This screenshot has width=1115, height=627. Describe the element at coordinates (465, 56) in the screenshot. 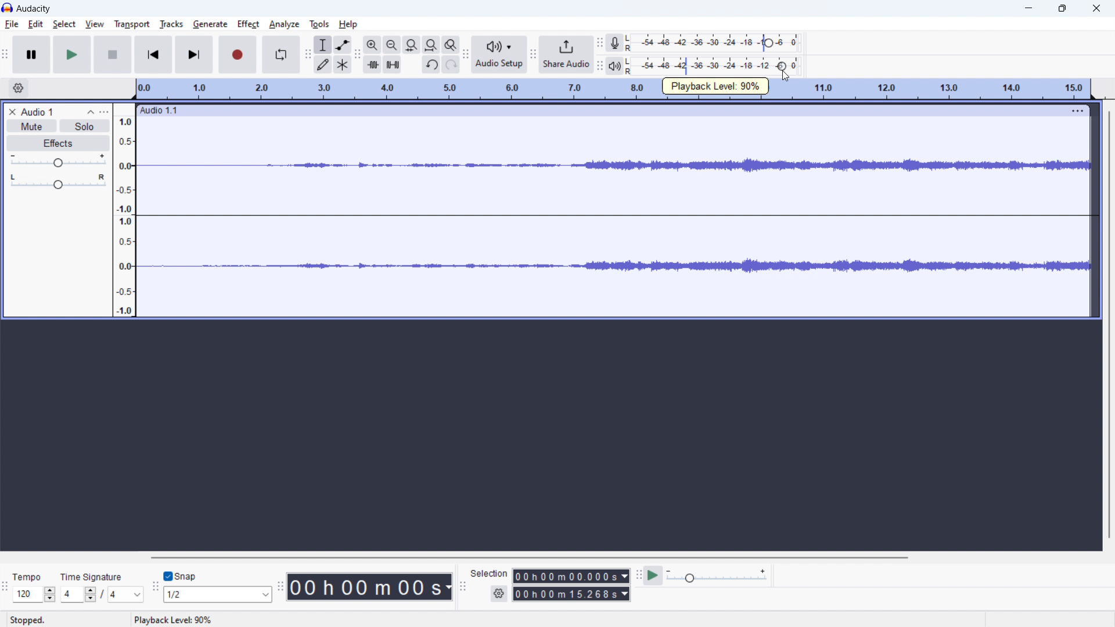

I see `Audio setup toolbar` at that location.